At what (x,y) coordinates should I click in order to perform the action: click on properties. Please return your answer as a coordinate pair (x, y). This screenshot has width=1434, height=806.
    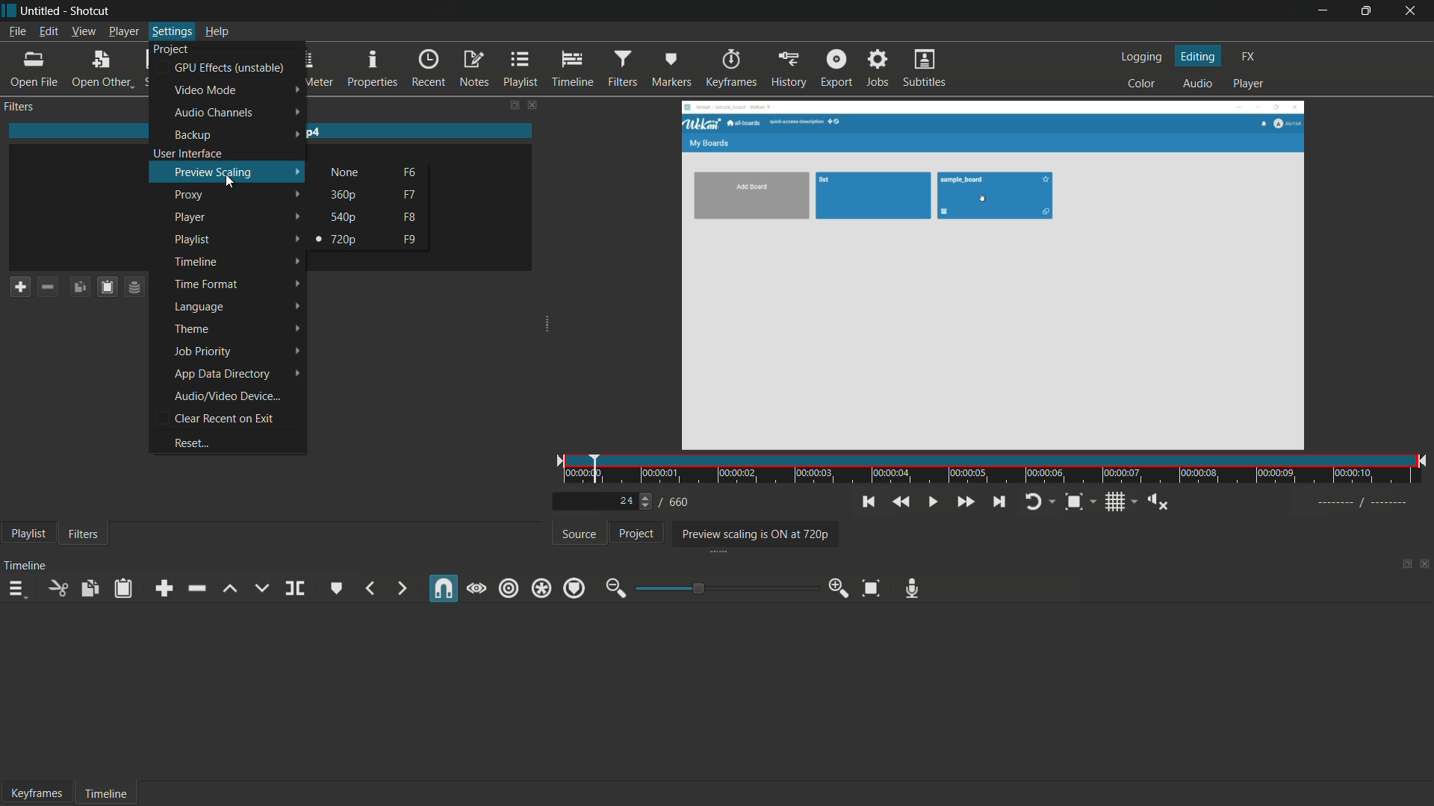
    Looking at the image, I should click on (373, 68).